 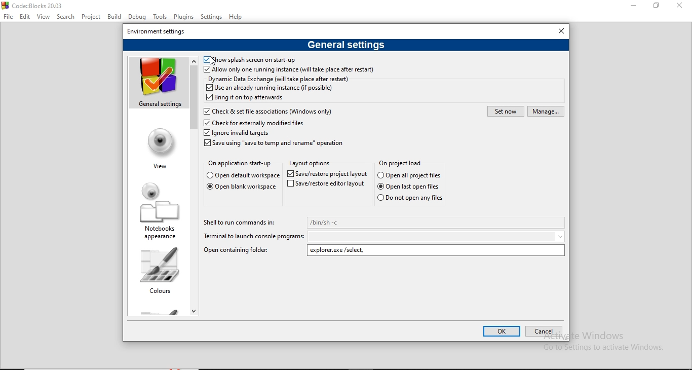 I want to click on Terminal to launch console programs, so click(x=252, y=236).